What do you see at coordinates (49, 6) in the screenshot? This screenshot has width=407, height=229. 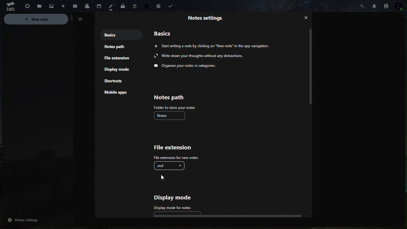 I see `Photo` at bounding box center [49, 6].